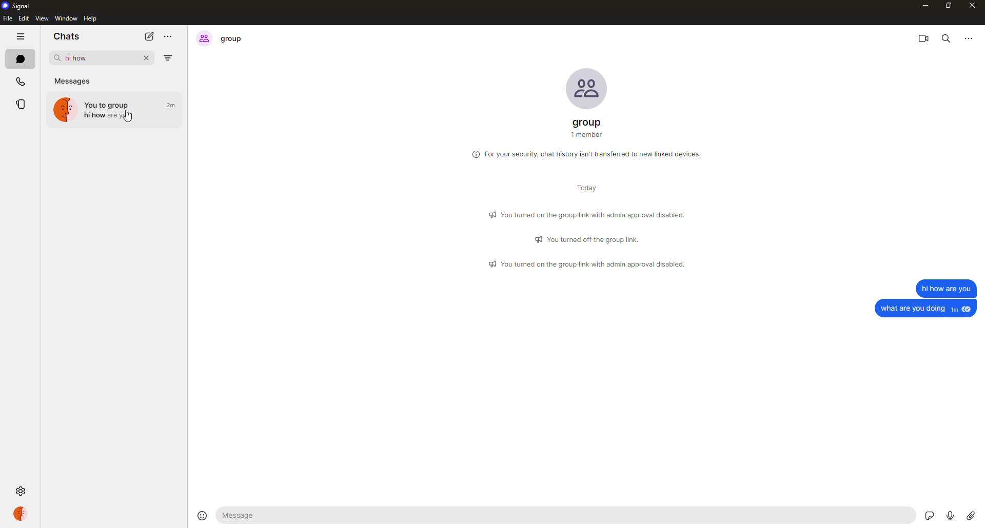  What do you see at coordinates (7, 19) in the screenshot?
I see `file` at bounding box center [7, 19].